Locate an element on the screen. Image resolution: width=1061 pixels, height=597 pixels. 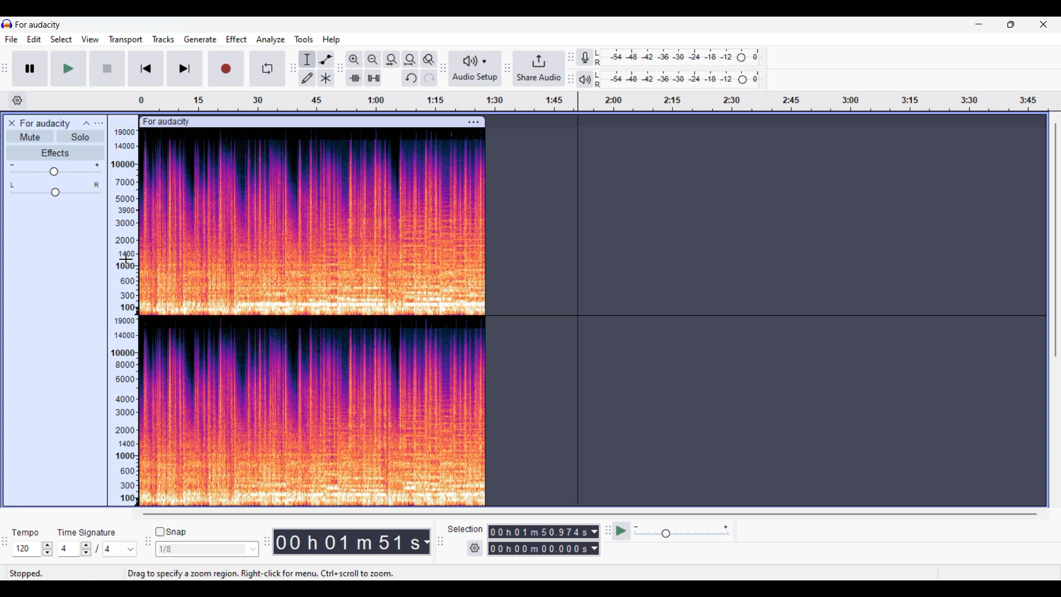
Minimize is located at coordinates (979, 24).